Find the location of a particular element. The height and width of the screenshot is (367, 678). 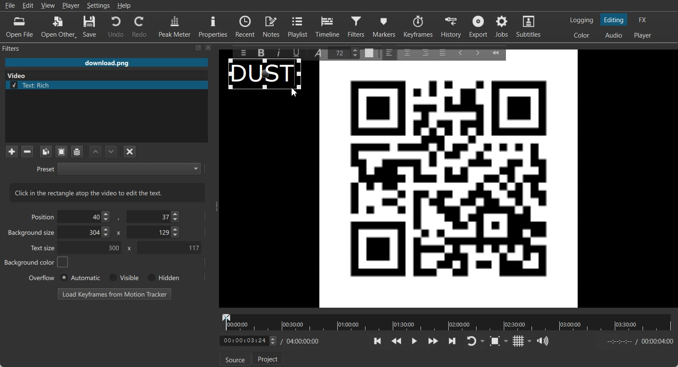

Help is located at coordinates (124, 6).